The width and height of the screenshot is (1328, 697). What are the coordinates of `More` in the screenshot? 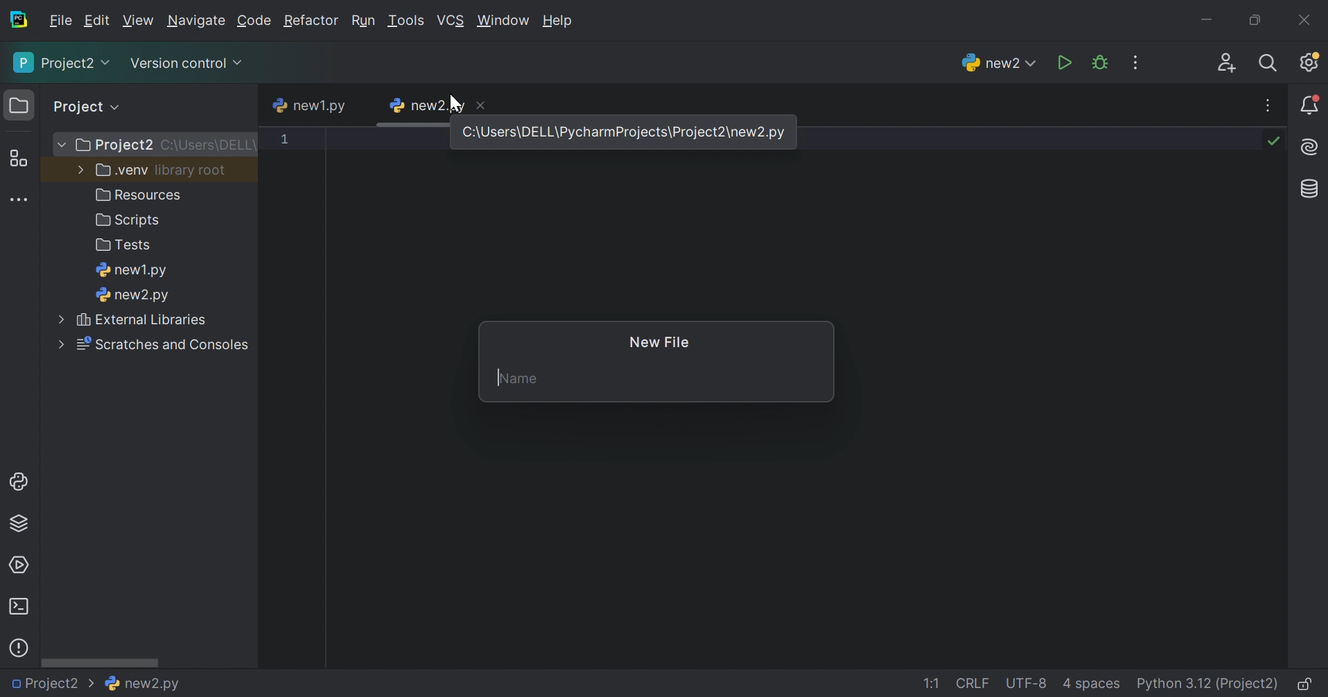 It's located at (59, 144).